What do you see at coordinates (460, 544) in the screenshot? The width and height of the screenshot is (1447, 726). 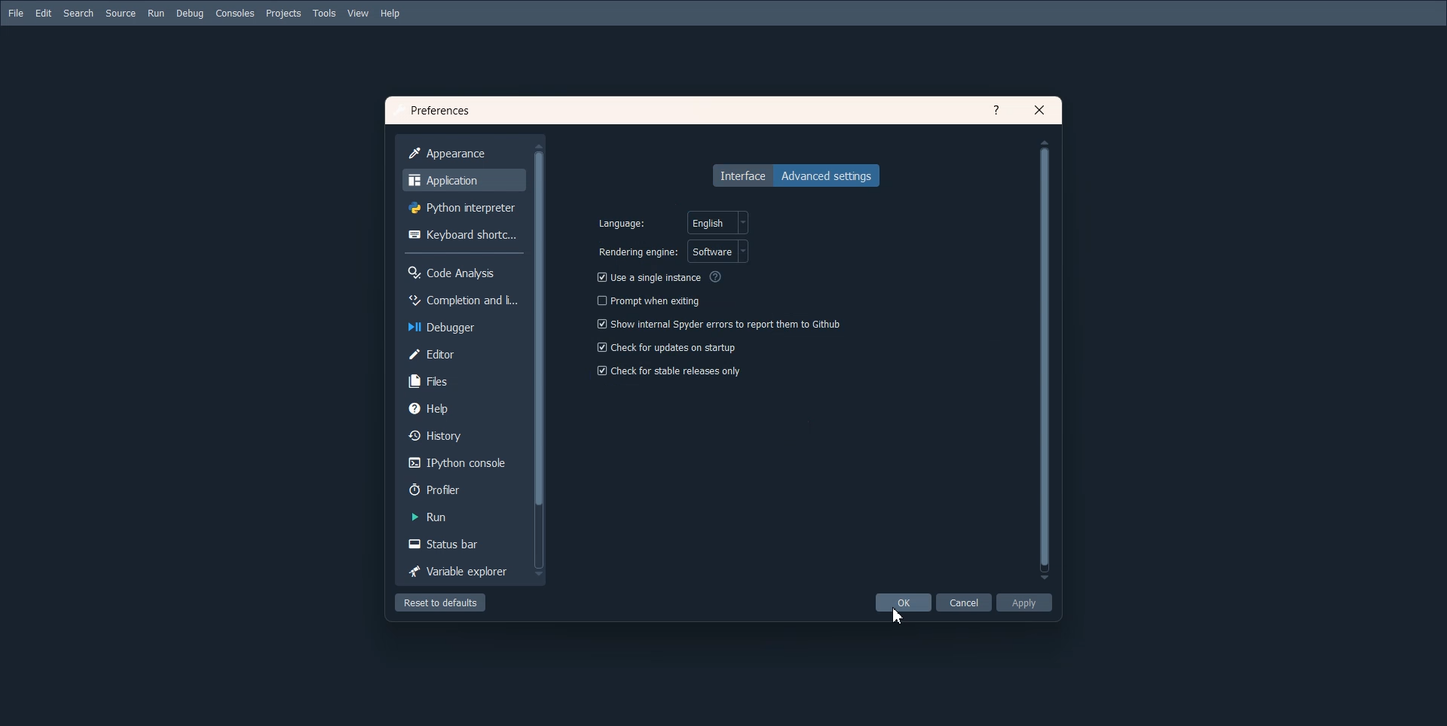 I see `Status bar` at bounding box center [460, 544].